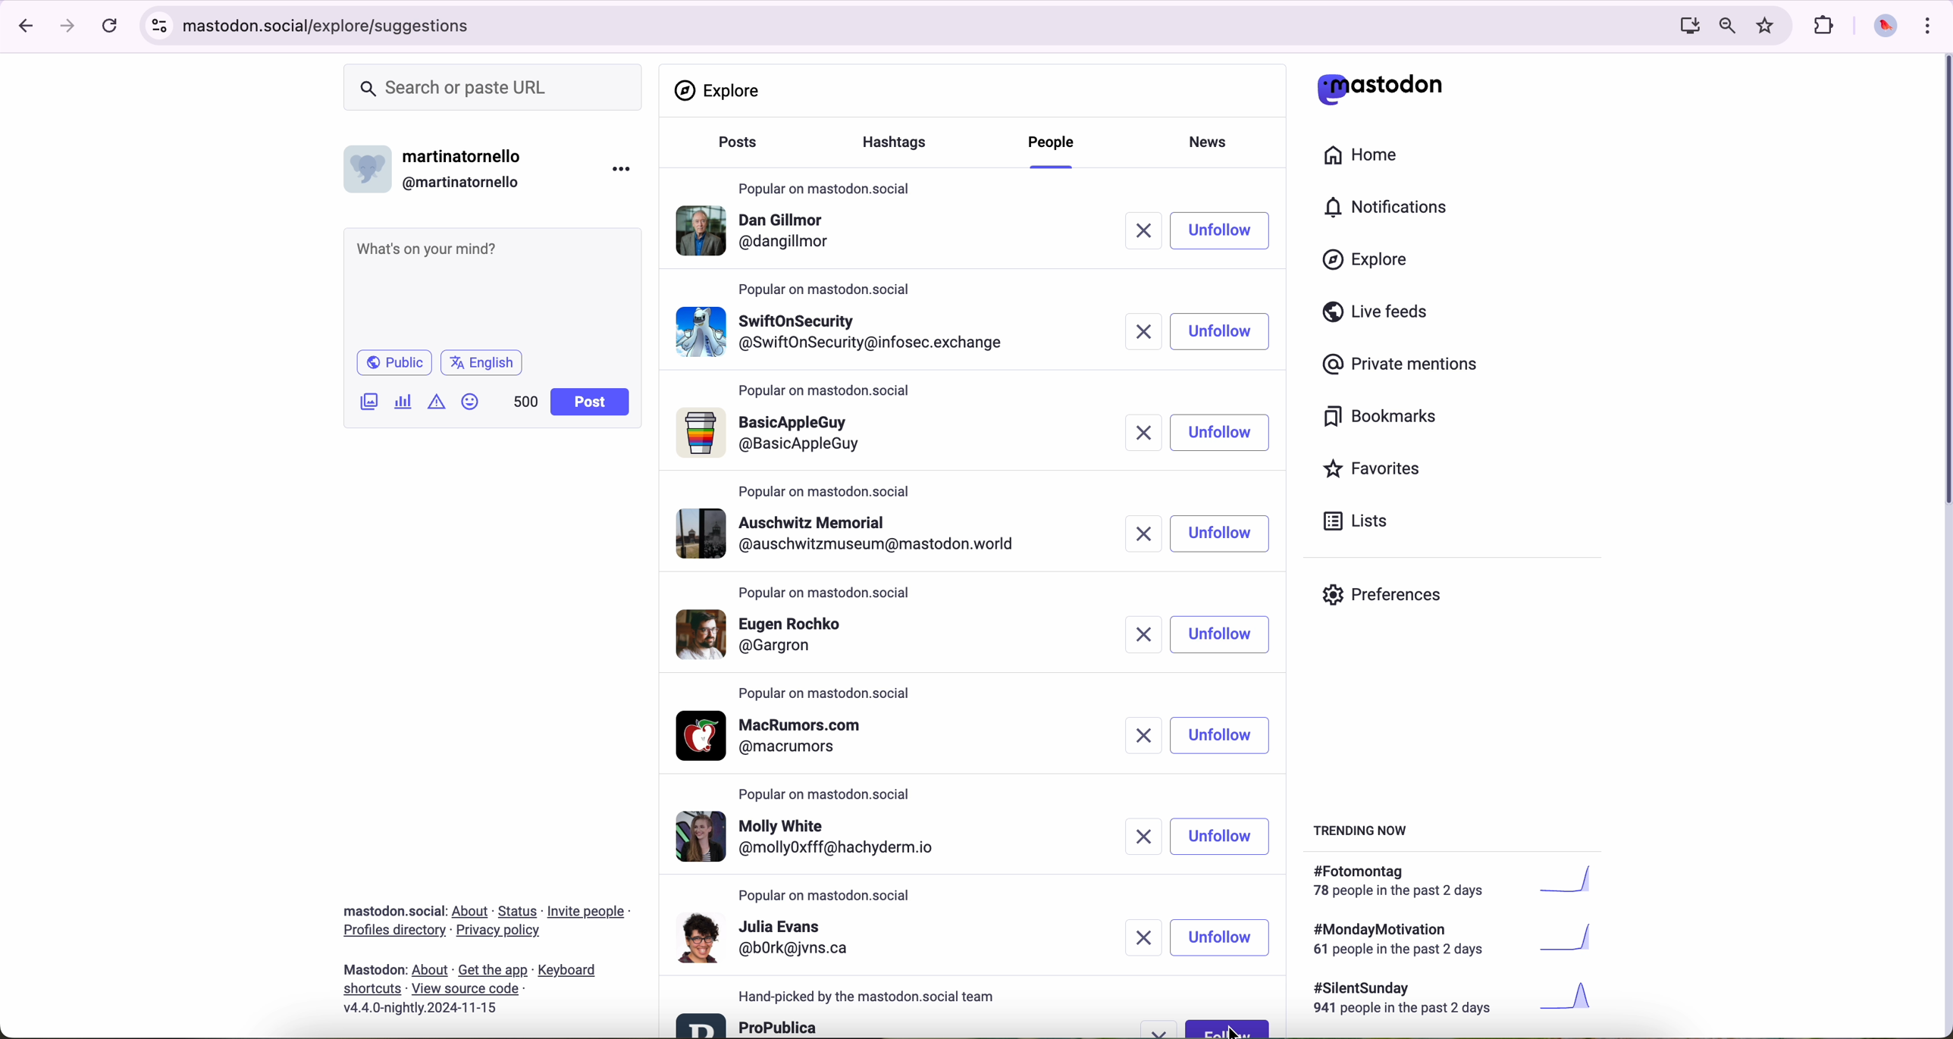 The height and width of the screenshot is (1039, 1953). What do you see at coordinates (68, 27) in the screenshot?
I see `navigate foward` at bounding box center [68, 27].